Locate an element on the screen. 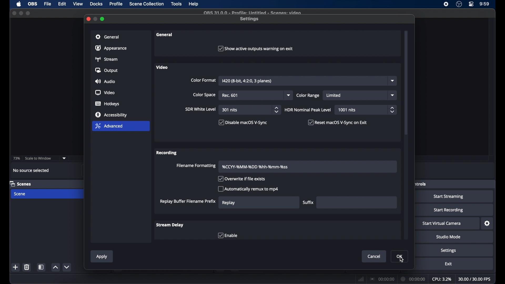  edit is located at coordinates (62, 4).